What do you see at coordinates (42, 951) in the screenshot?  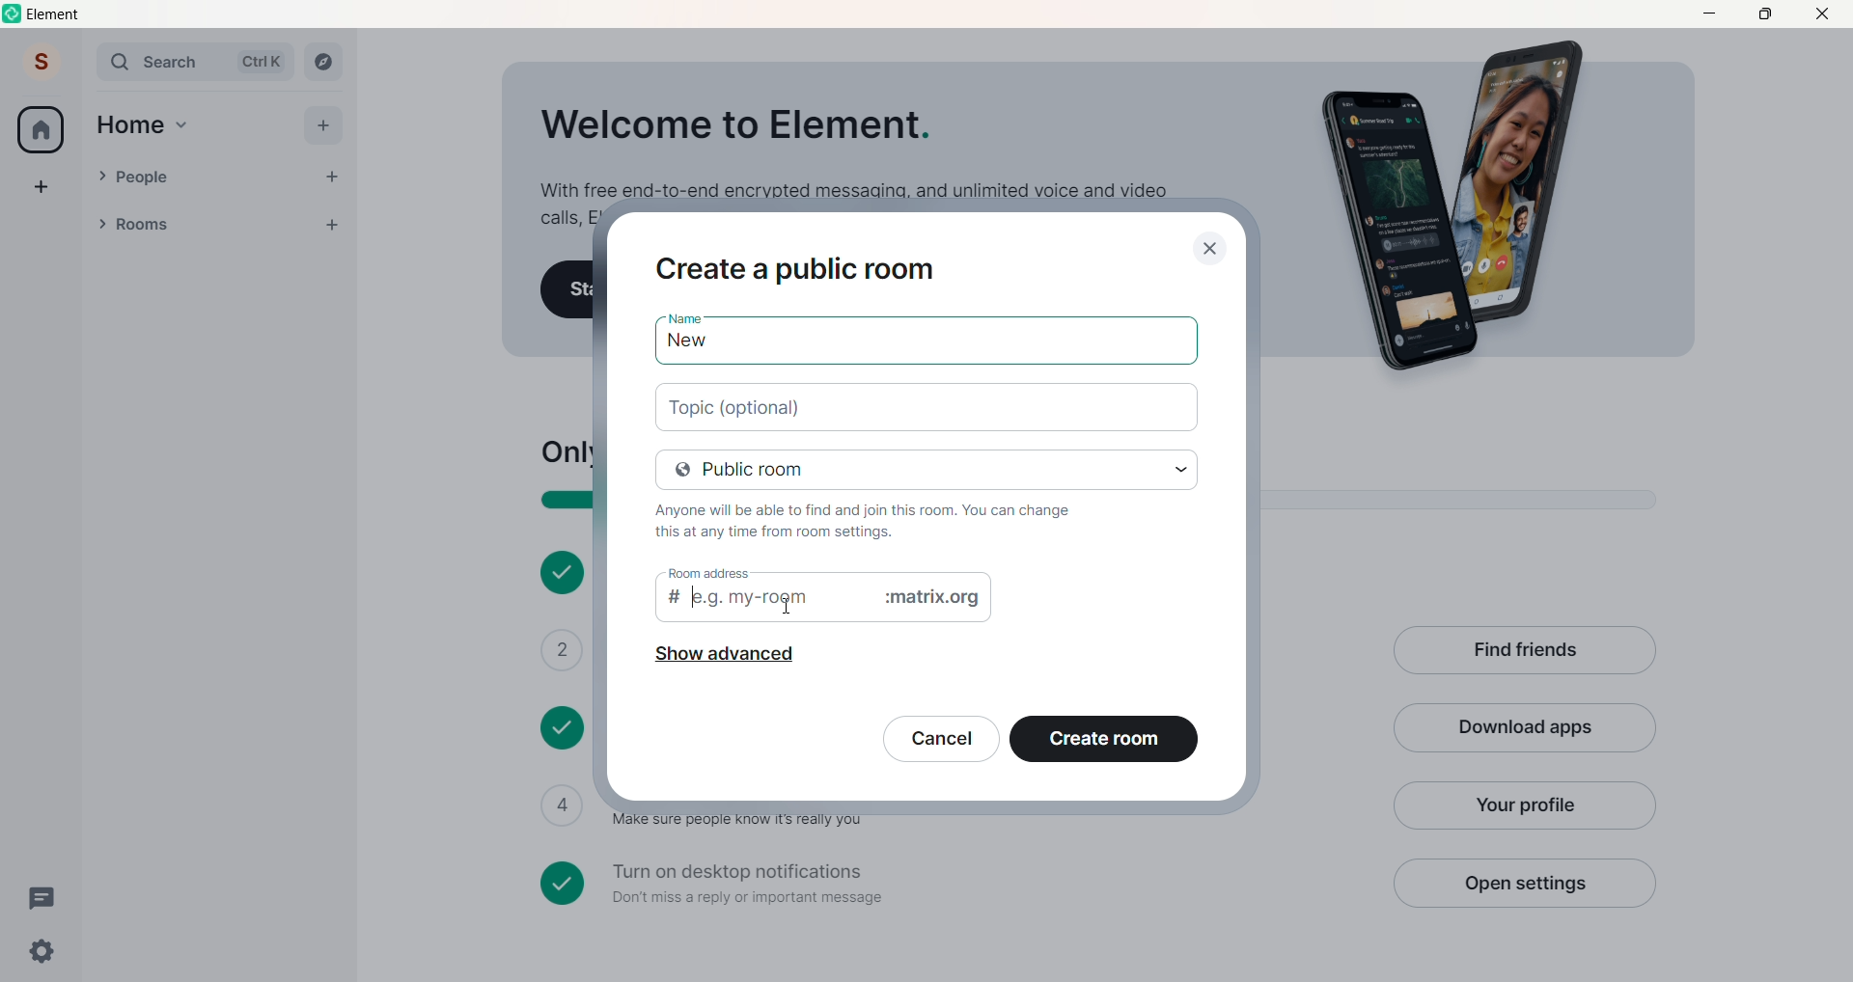 I see `Quick Settings` at bounding box center [42, 951].